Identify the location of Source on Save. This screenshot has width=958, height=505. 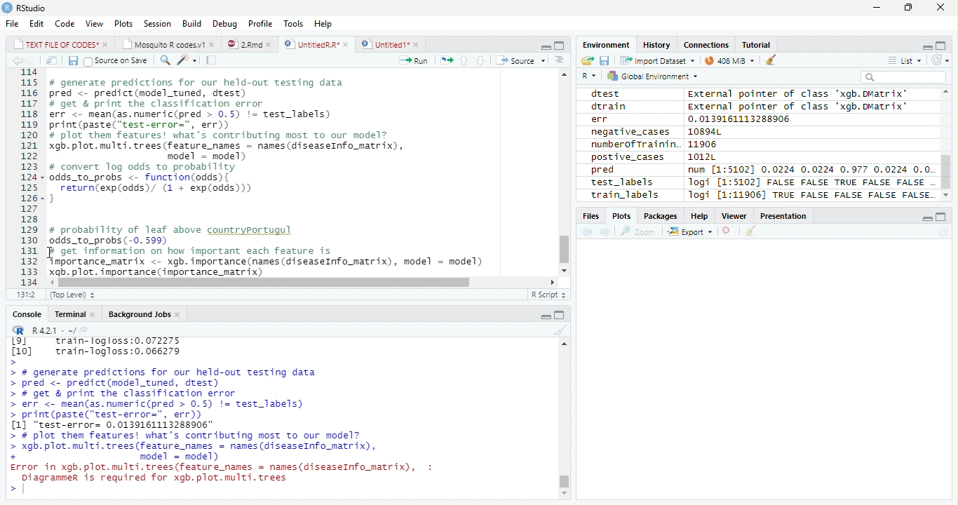
(115, 61).